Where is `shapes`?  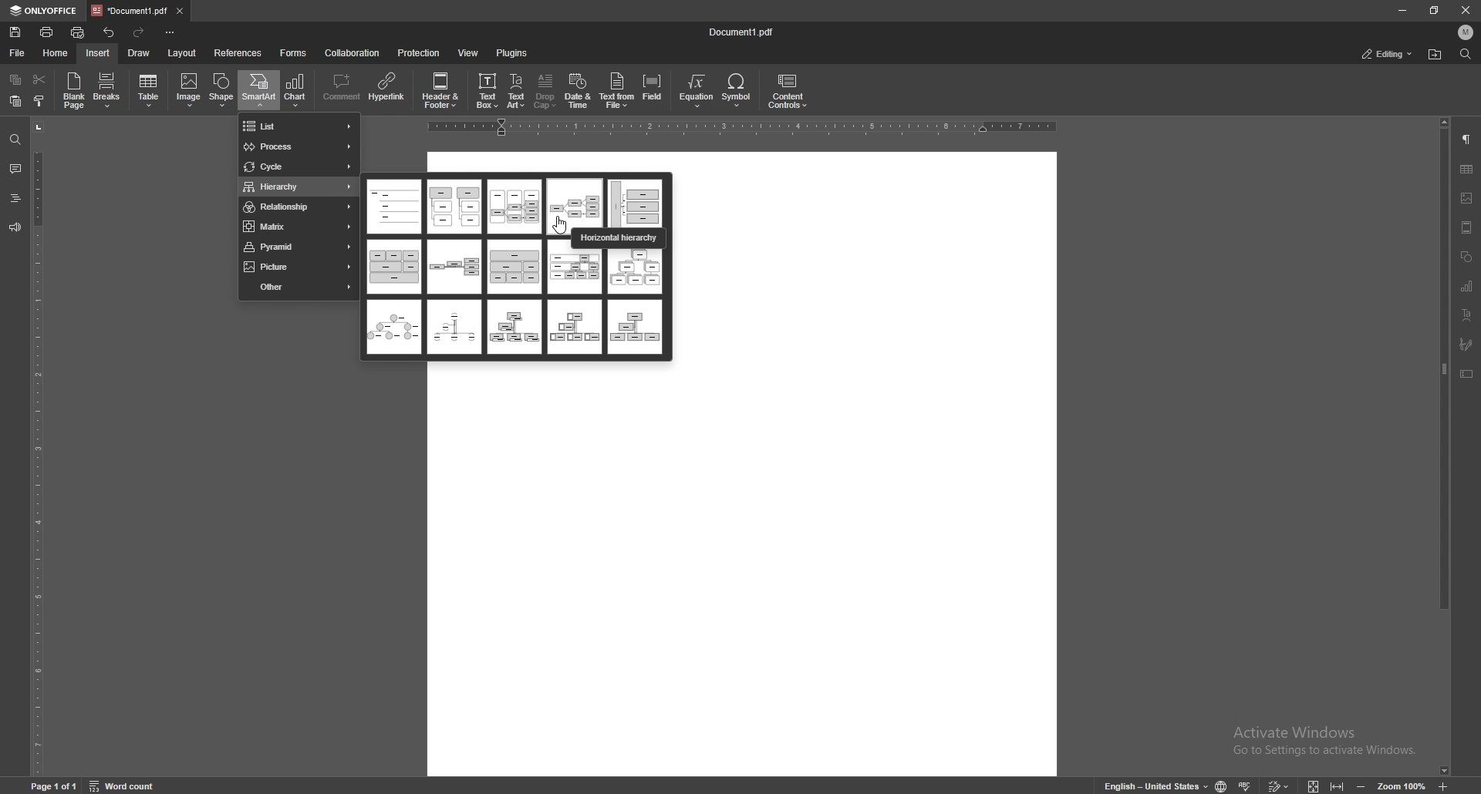 shapes is located at coordinates (1467, 256).